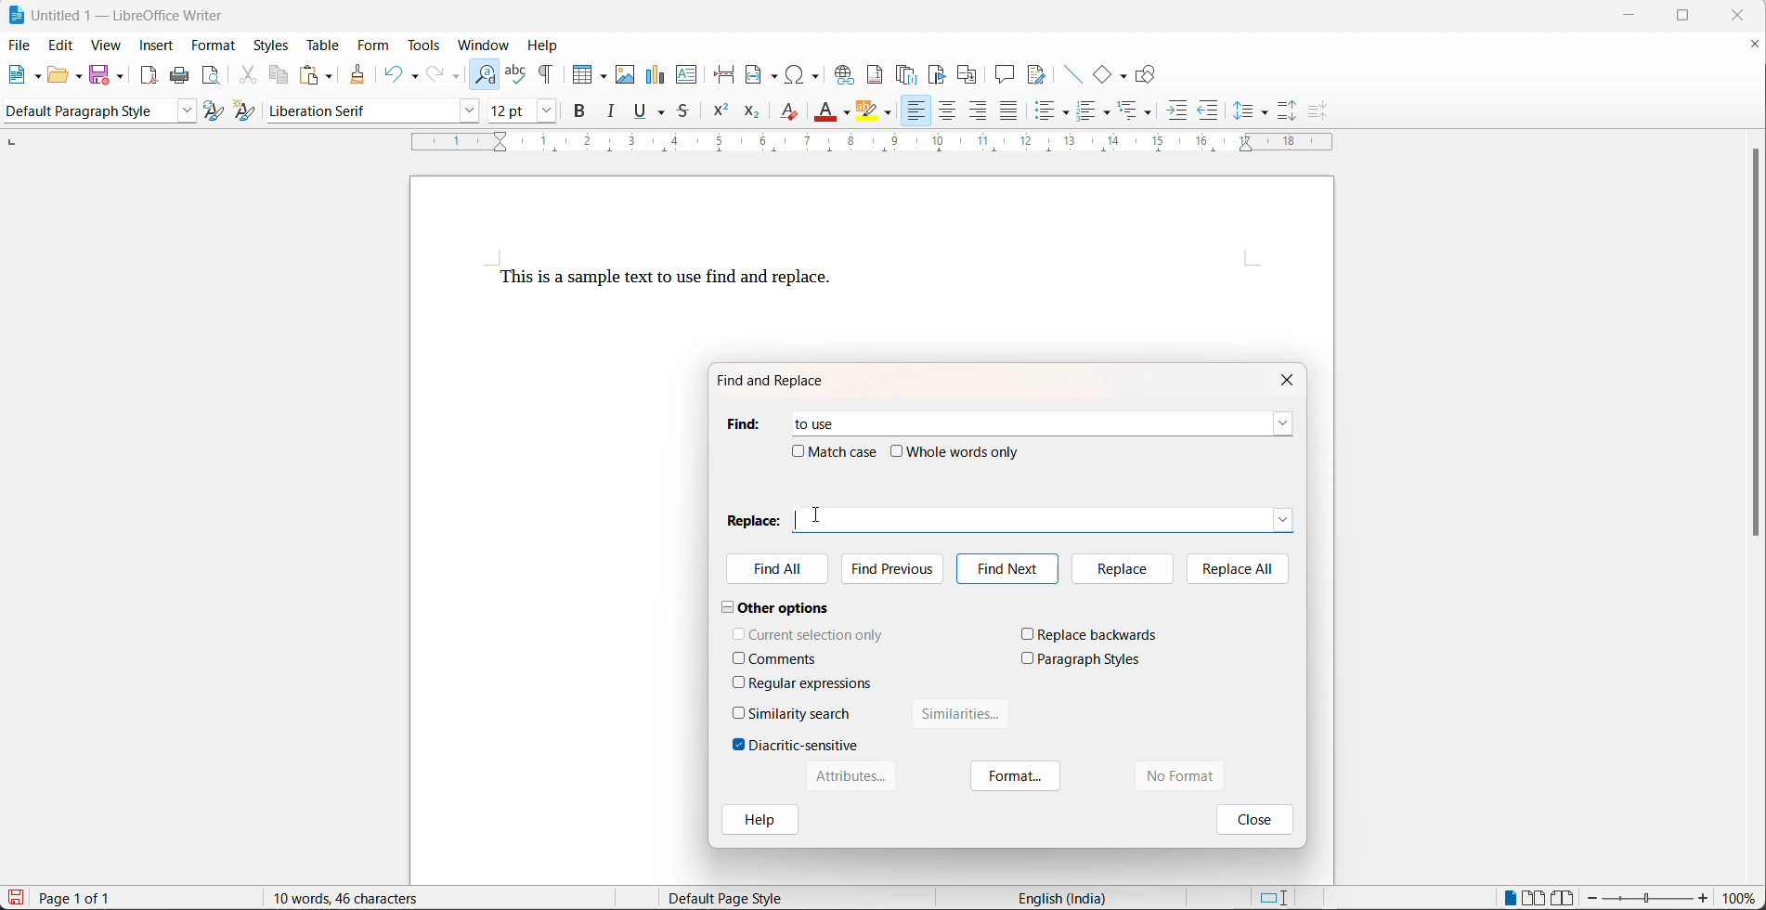 This screenshot has height=910, width=1766. I want to click on scroll bar, so click(1755, 352).